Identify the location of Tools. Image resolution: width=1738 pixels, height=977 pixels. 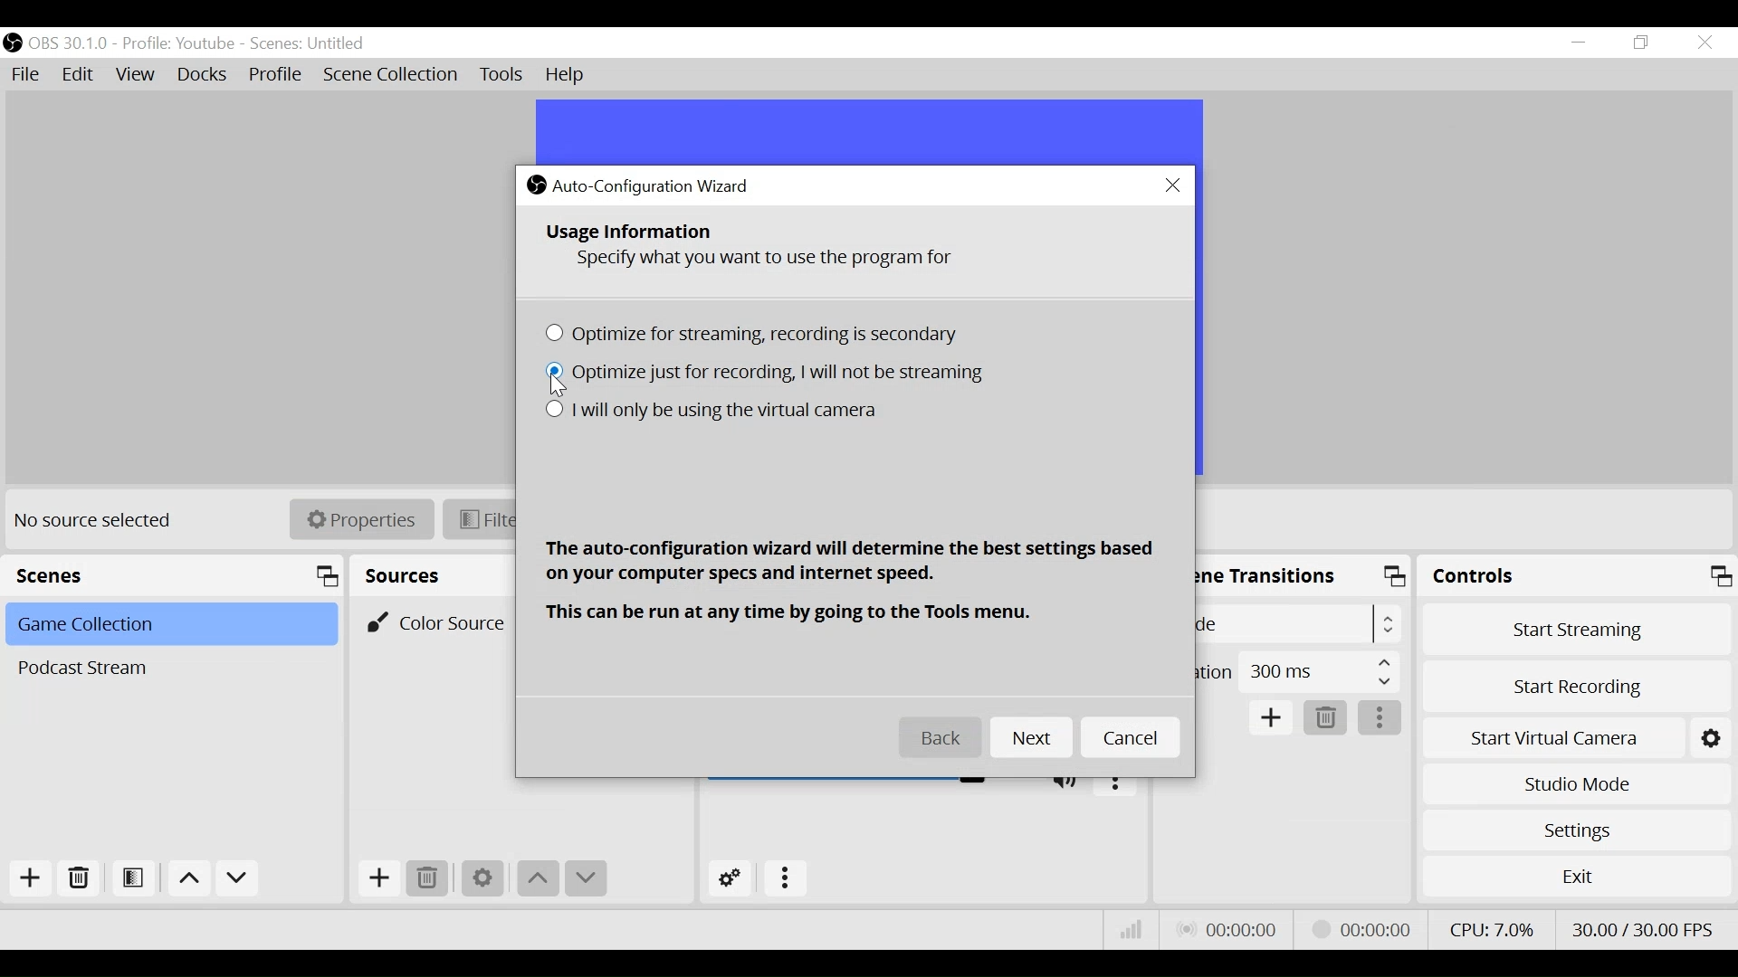
(501, 75).